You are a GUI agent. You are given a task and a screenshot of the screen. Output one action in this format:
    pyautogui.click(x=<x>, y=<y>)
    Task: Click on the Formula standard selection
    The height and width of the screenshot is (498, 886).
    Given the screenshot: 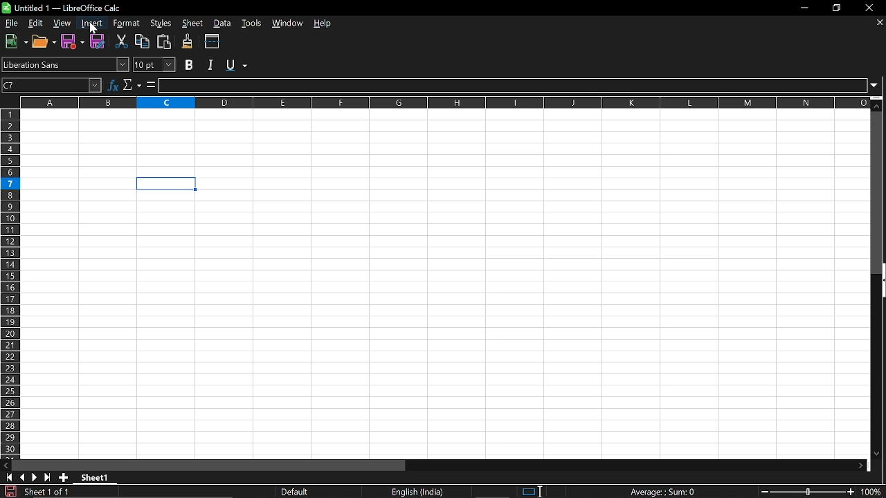 What is the action you would take?
    pyautogui.click(x=664, y=491)
    